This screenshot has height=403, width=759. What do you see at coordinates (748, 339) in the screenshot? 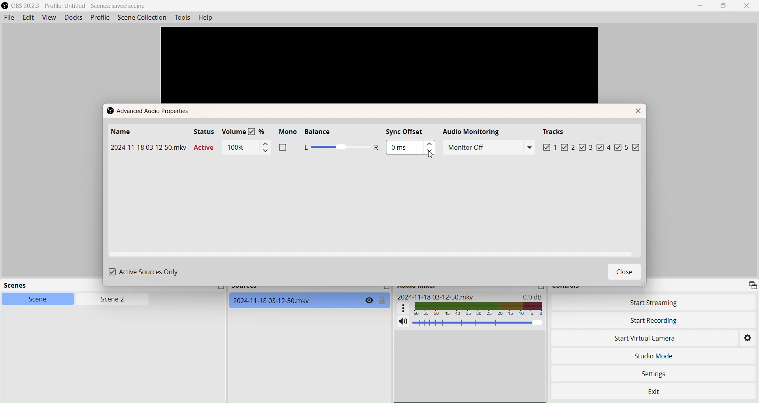
I see `Settings` at bounding box center [748, 339].